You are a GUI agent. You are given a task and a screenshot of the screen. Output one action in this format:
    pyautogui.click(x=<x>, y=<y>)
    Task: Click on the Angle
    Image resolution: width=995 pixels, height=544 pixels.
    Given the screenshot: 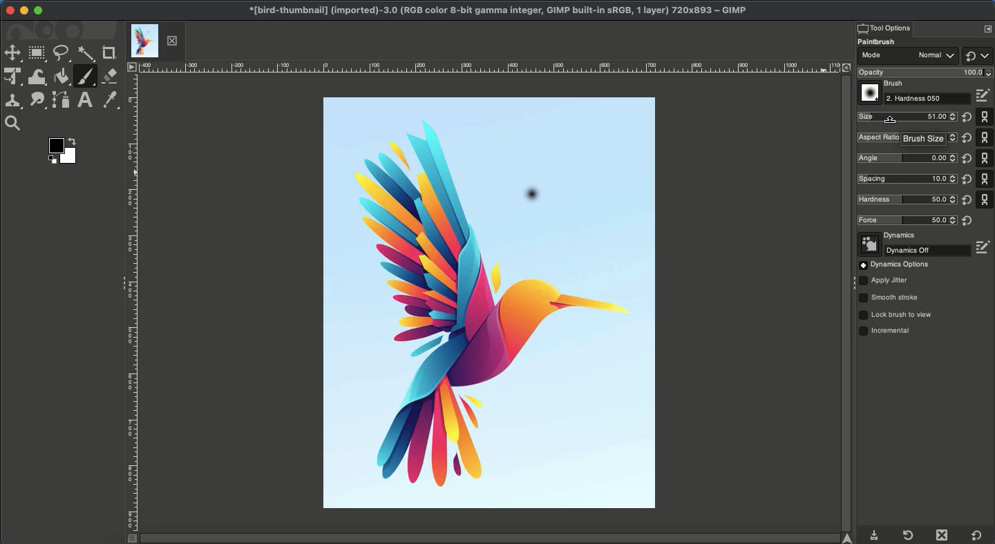 What is the action you would take?
    pyautogui.click(x=906, y=157)
    